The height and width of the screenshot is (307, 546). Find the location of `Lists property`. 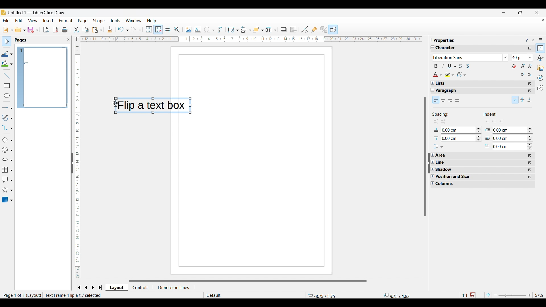

Lists property is located at coordinates (440, 83).